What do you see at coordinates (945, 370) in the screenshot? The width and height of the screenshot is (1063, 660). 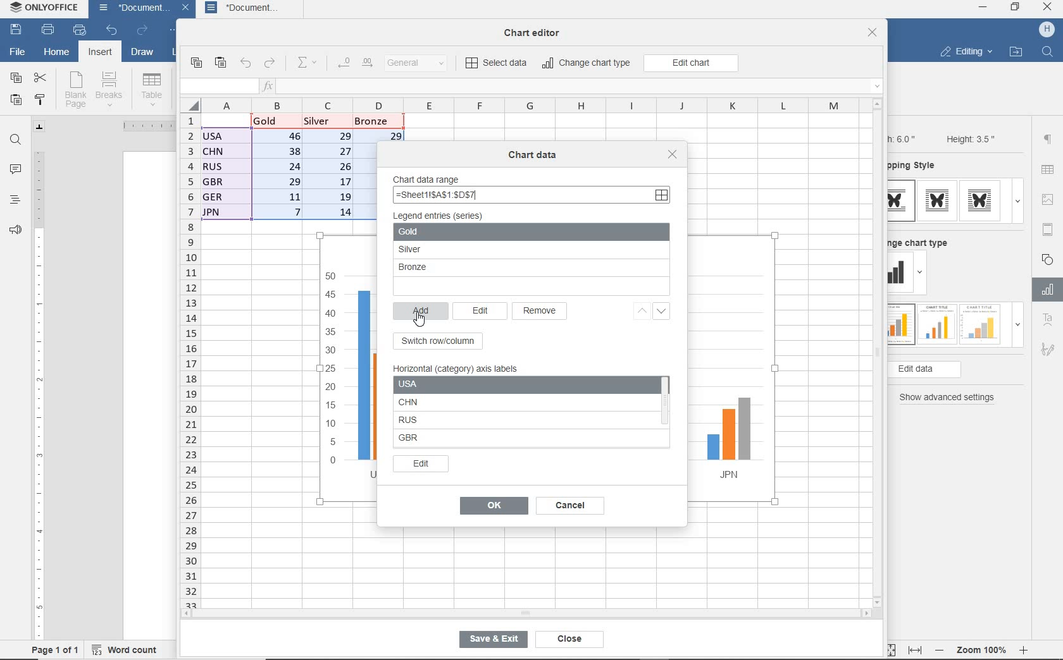 I see `edit data` at bounding box center [945, 370].